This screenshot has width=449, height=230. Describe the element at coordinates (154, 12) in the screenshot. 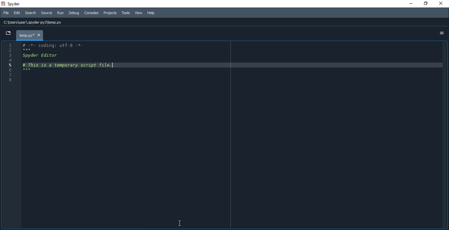

I see `Help` at that location.